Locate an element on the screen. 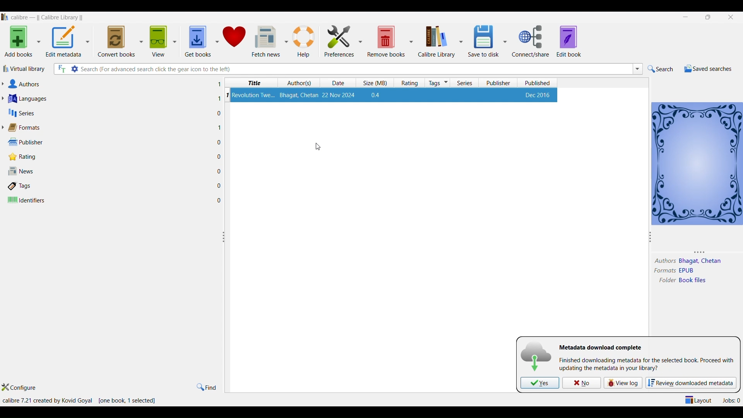 The width and height of the screenshot is (743, 418). 1 is located at coordinates (219, 84).